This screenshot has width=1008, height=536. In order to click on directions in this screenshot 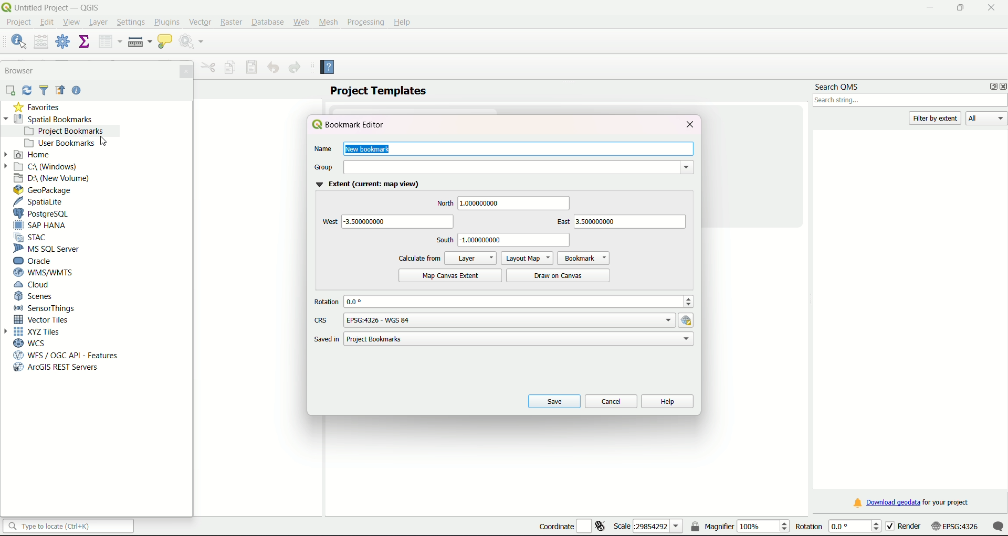, I will do `click(505, 220)`.